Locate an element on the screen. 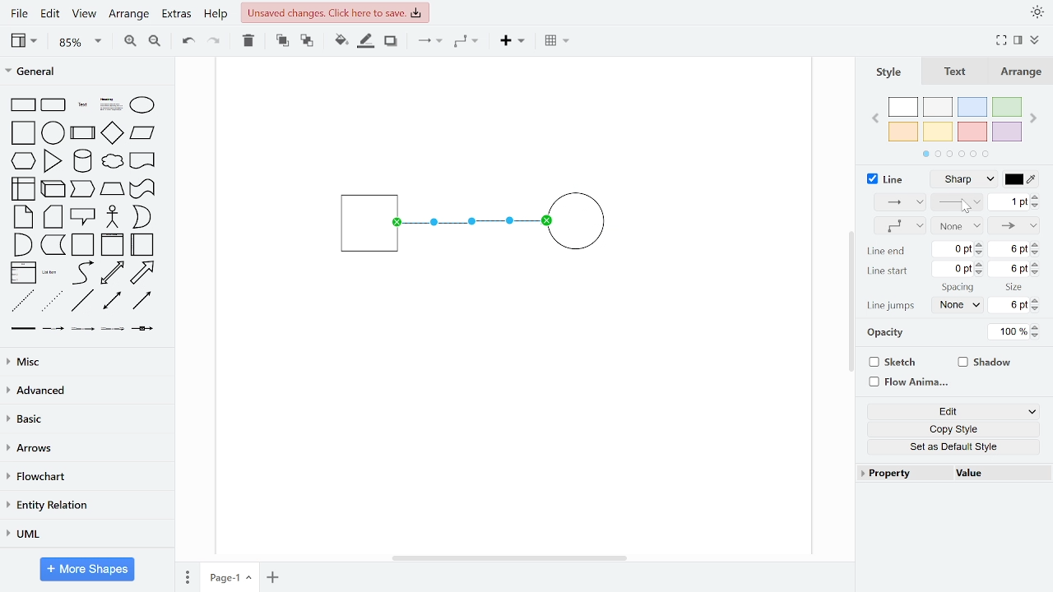 This screenshot has height=592, width=1053. arrows is located at coordinates (85, 449).